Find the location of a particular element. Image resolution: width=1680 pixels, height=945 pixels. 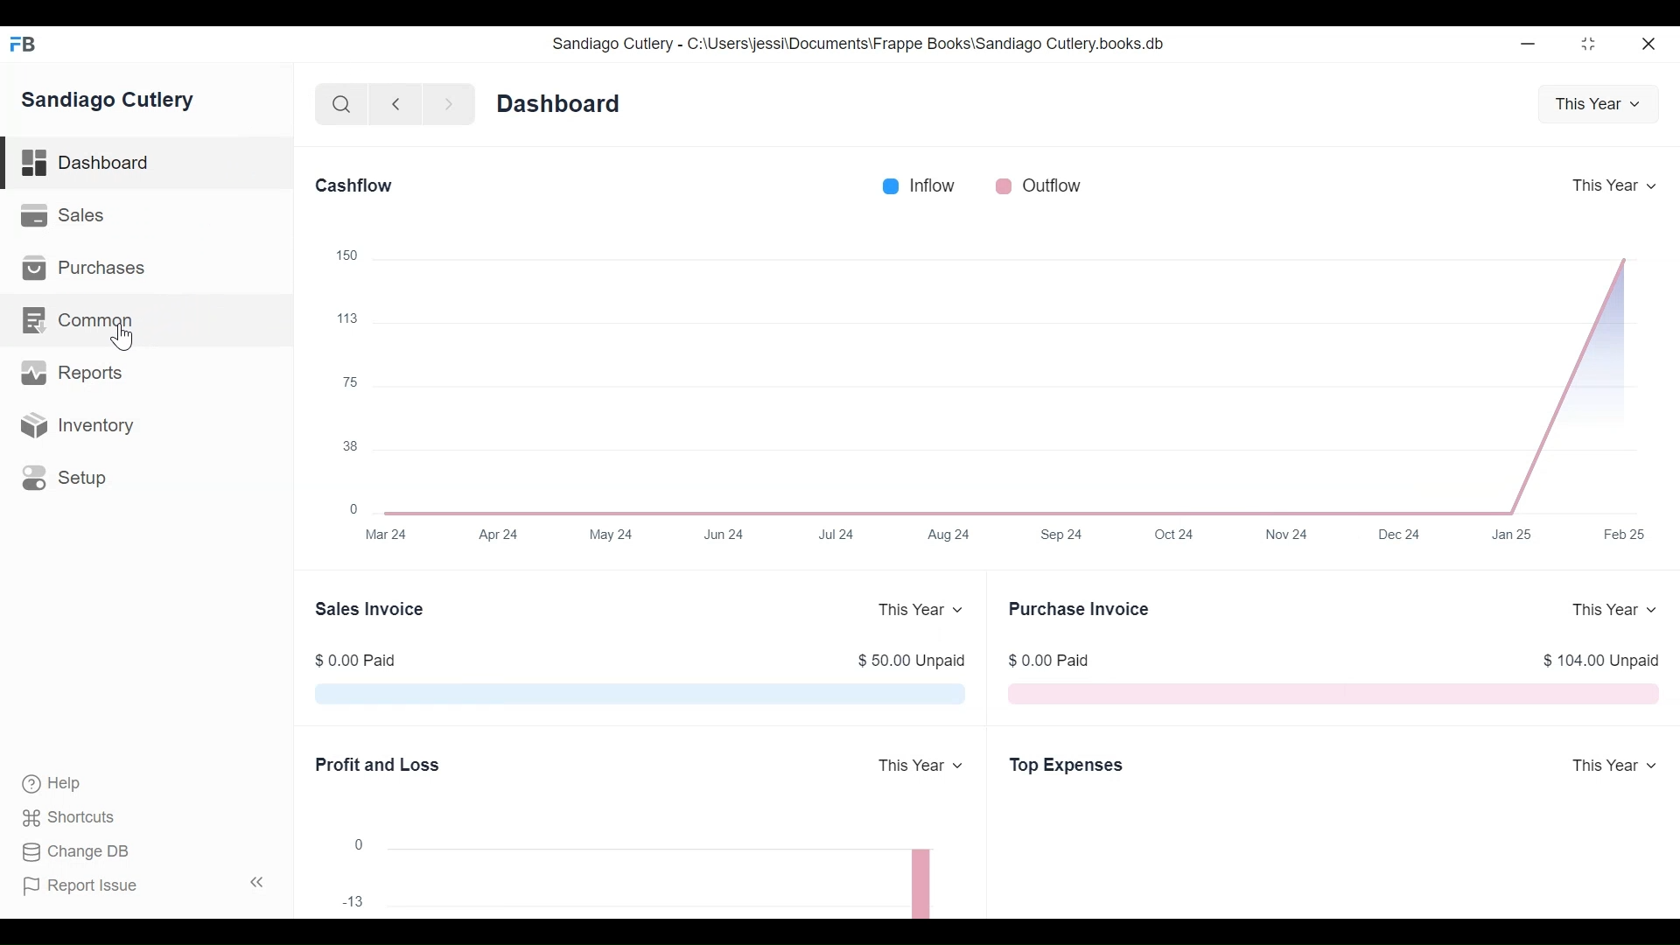

13 is located at coordinates (353, 901).